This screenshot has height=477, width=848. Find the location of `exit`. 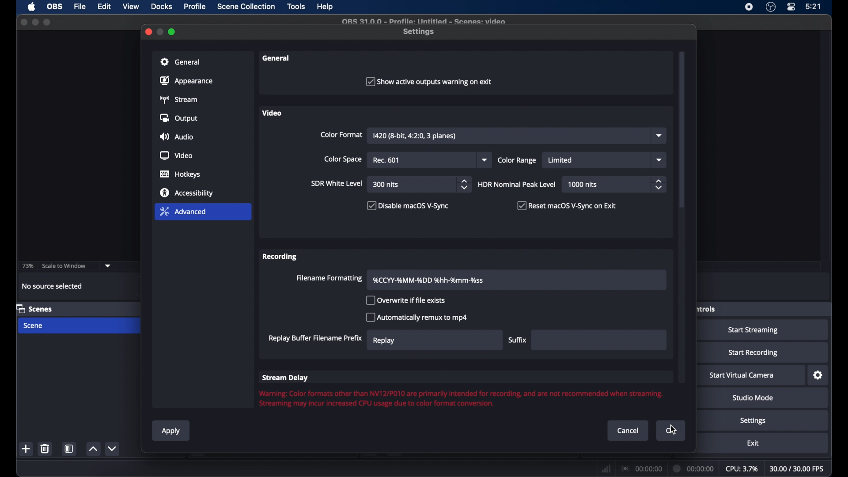

exit is located at coordinates (753, 443).